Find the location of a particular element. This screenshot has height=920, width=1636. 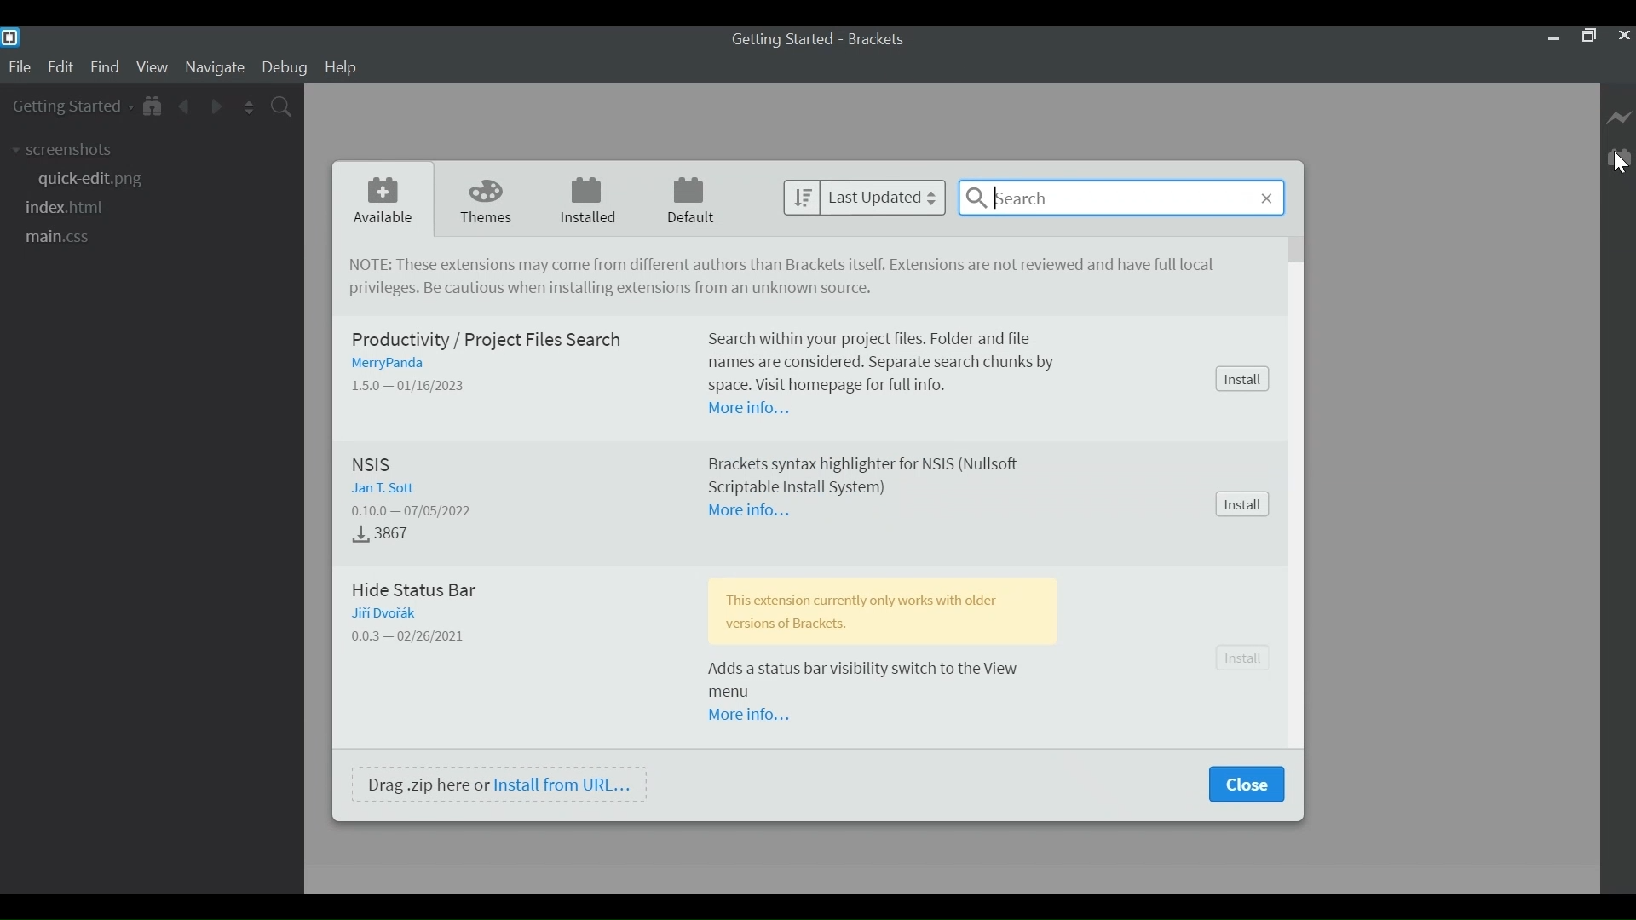

More Information is located at coordinates (753, 514).